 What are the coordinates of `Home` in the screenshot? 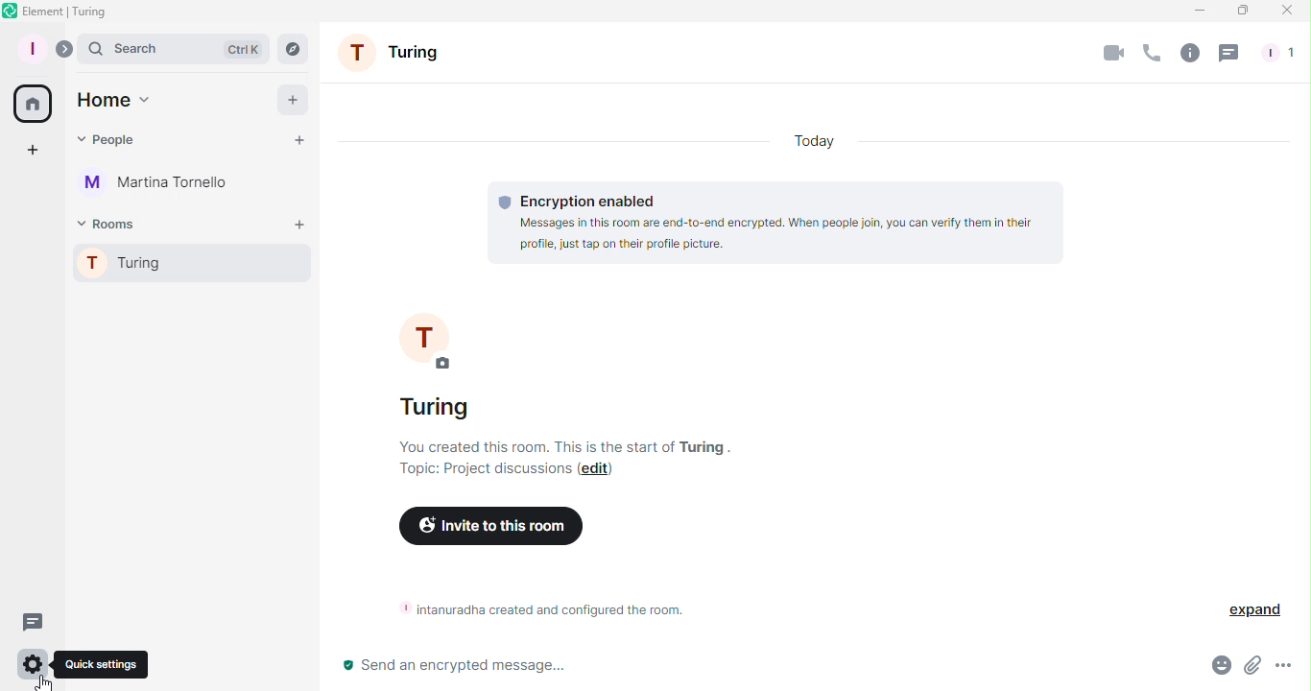 It's located at (112, 100).